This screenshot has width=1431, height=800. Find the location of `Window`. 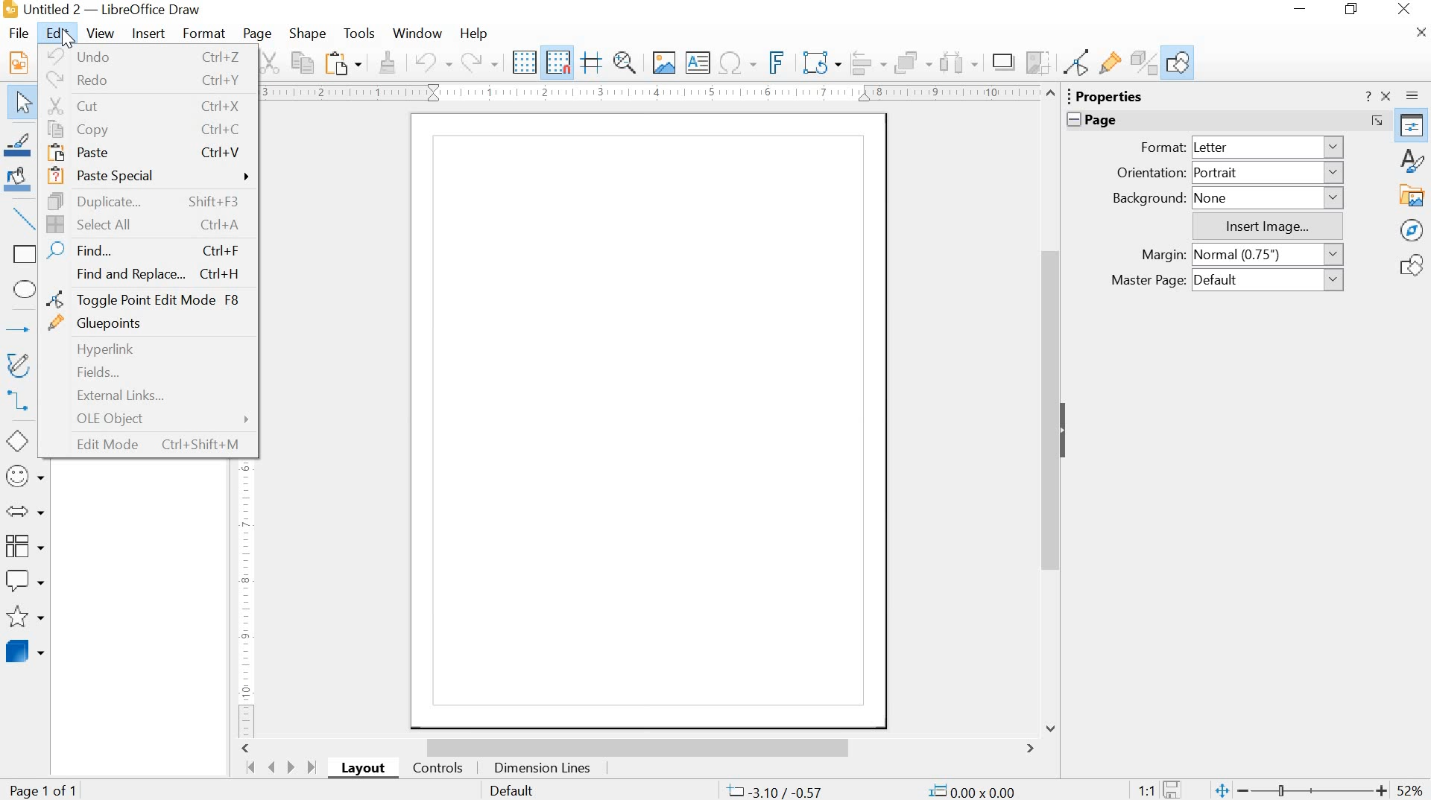

Window is located at coordinates (417, 33).